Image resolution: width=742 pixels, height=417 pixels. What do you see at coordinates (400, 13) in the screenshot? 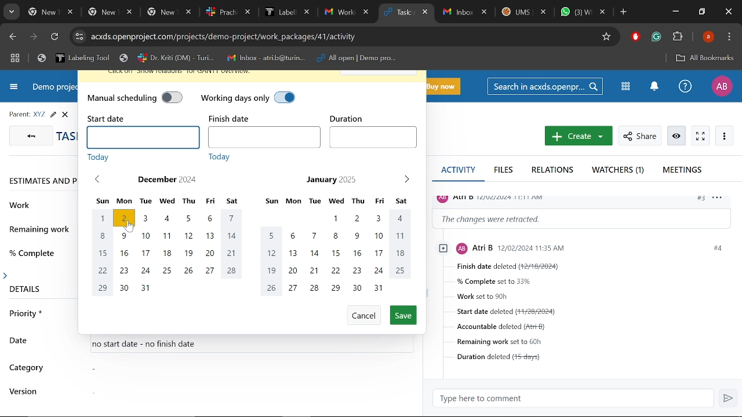
I see `Current tab` at bounding box center [400, 13].